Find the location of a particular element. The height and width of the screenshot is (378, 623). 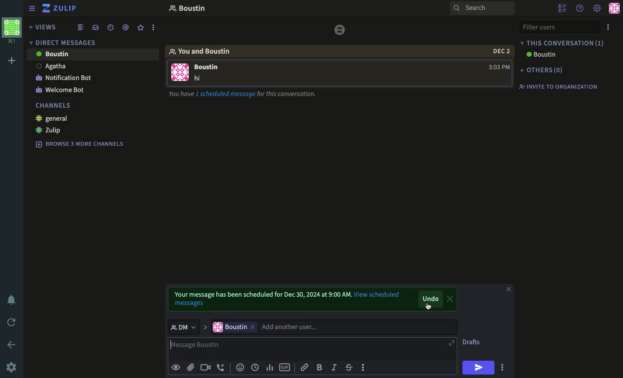

strikethrough  is located at coordinates (350, 366).